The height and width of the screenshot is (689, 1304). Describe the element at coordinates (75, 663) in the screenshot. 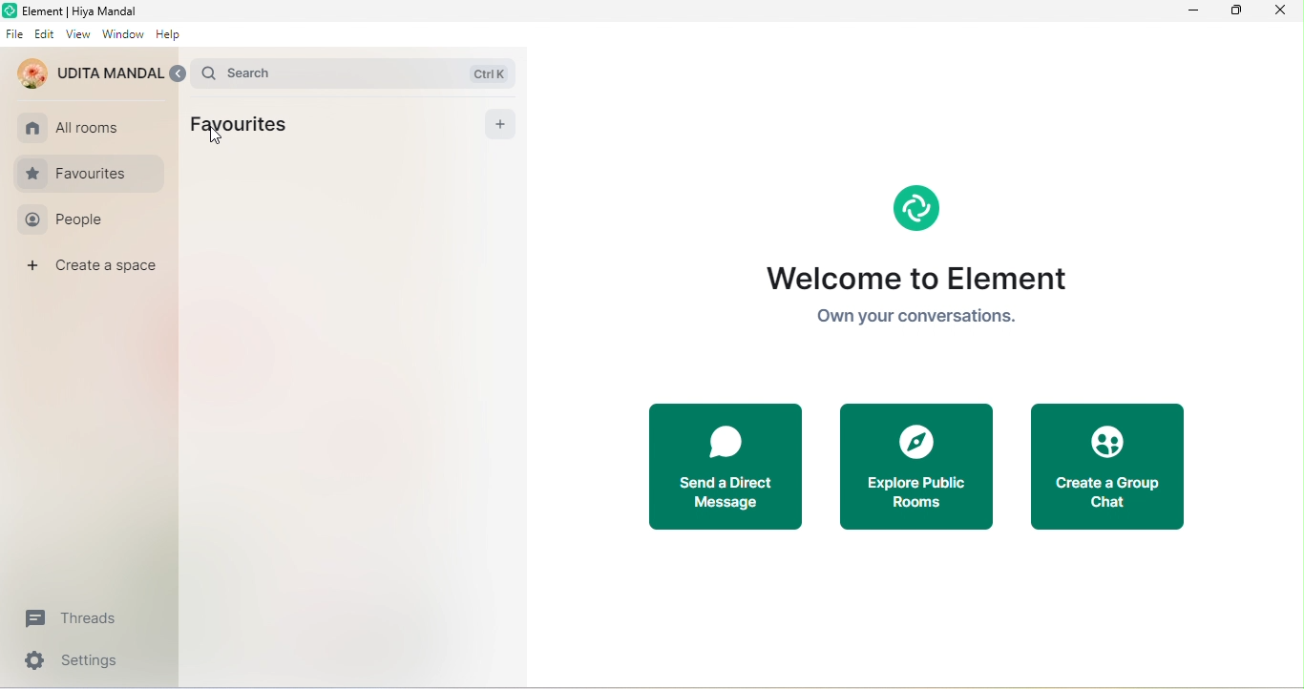

I see `seeting` at that location.